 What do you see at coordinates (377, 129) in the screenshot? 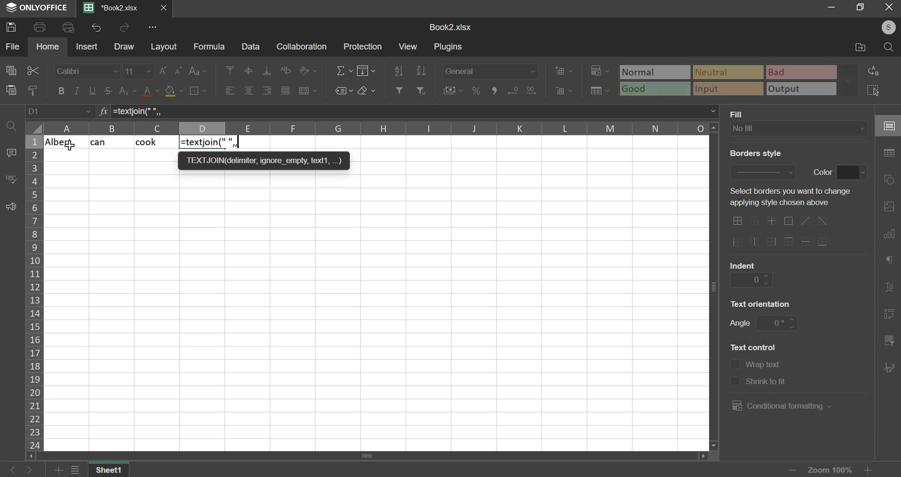
I see `columns` at bounding box center [377, 129].